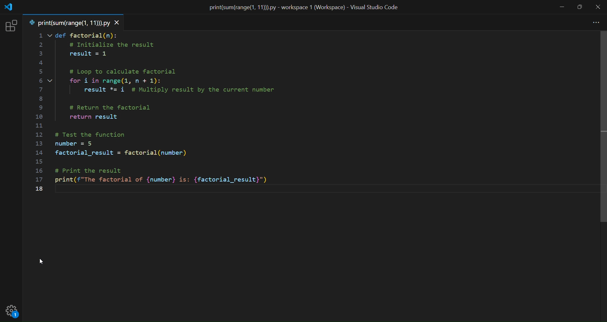 The height and width of the screenshot is (322, 607). What do you see at coordinates (9, 27) in the screenshot?
I see `extension` at bounding box center [9, 27].